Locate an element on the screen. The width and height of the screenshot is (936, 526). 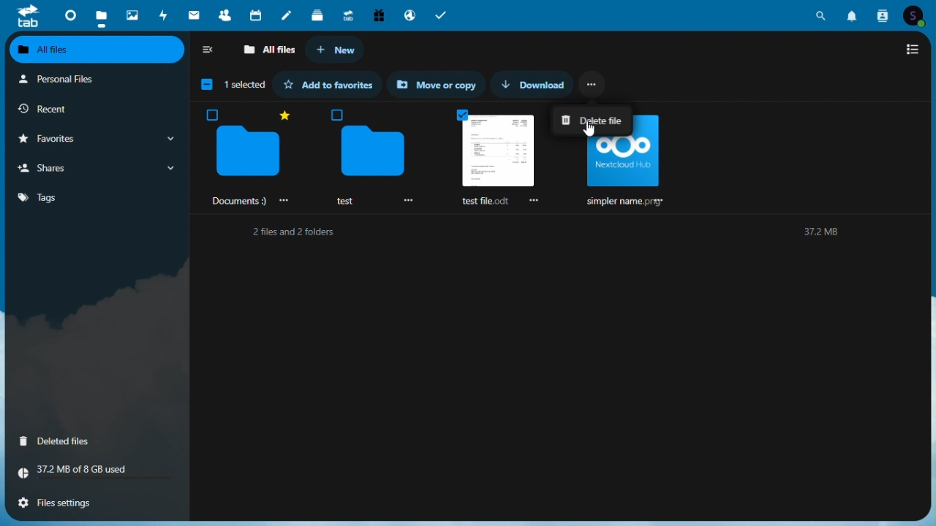
Move or copy is located at coordinates (437, 85).